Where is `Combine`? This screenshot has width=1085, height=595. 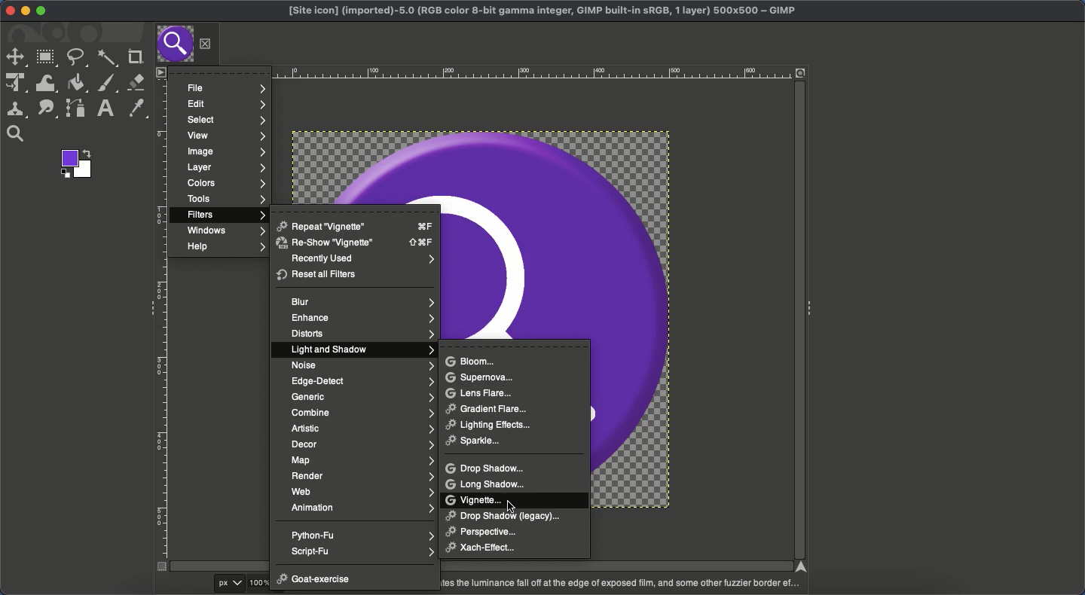 Combine is located at coordinates (362, 413).